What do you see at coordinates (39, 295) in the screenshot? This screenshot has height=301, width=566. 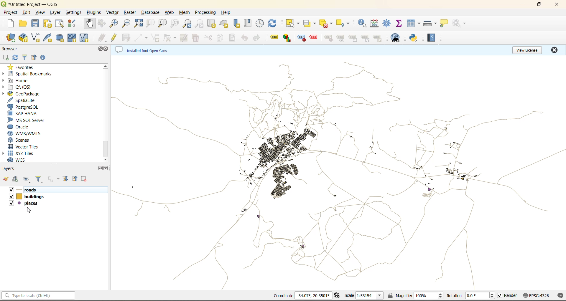 I see `status bar` at bounding box center [39, 295].